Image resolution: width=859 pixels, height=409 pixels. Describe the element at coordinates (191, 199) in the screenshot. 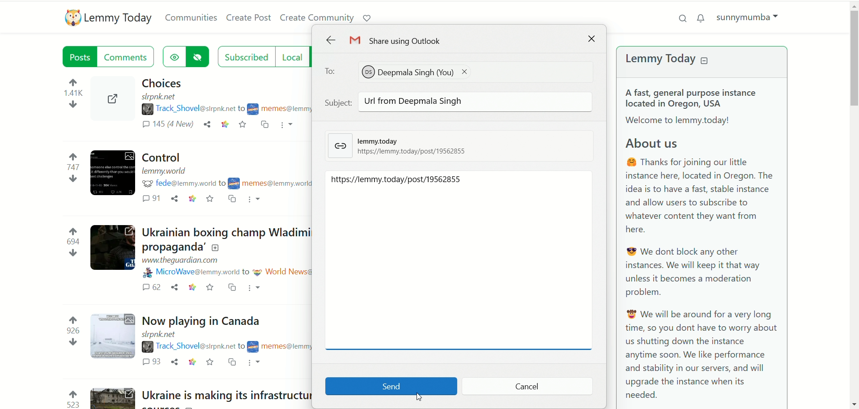

I see `link` at that location.